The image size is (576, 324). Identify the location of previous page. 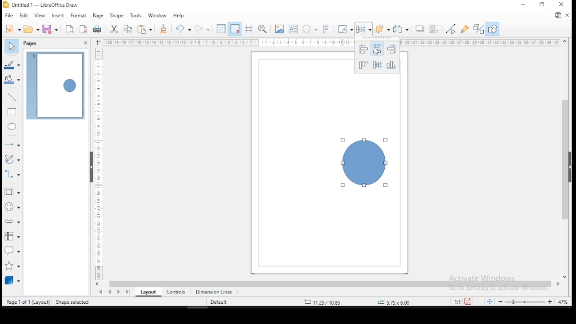
(111, 292).